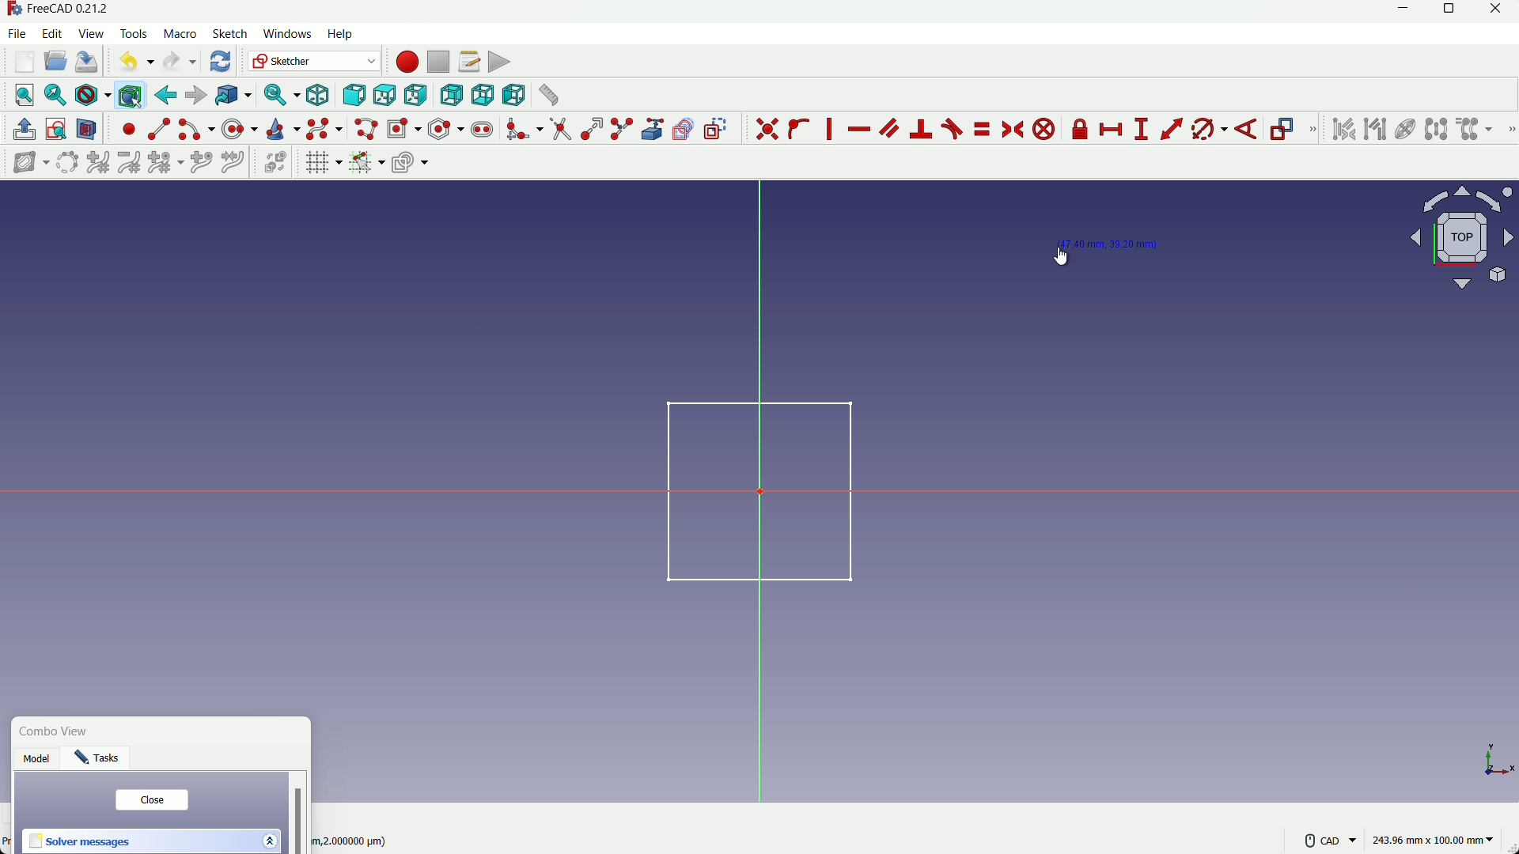  I want to click on view sketch, so click(57, 130).